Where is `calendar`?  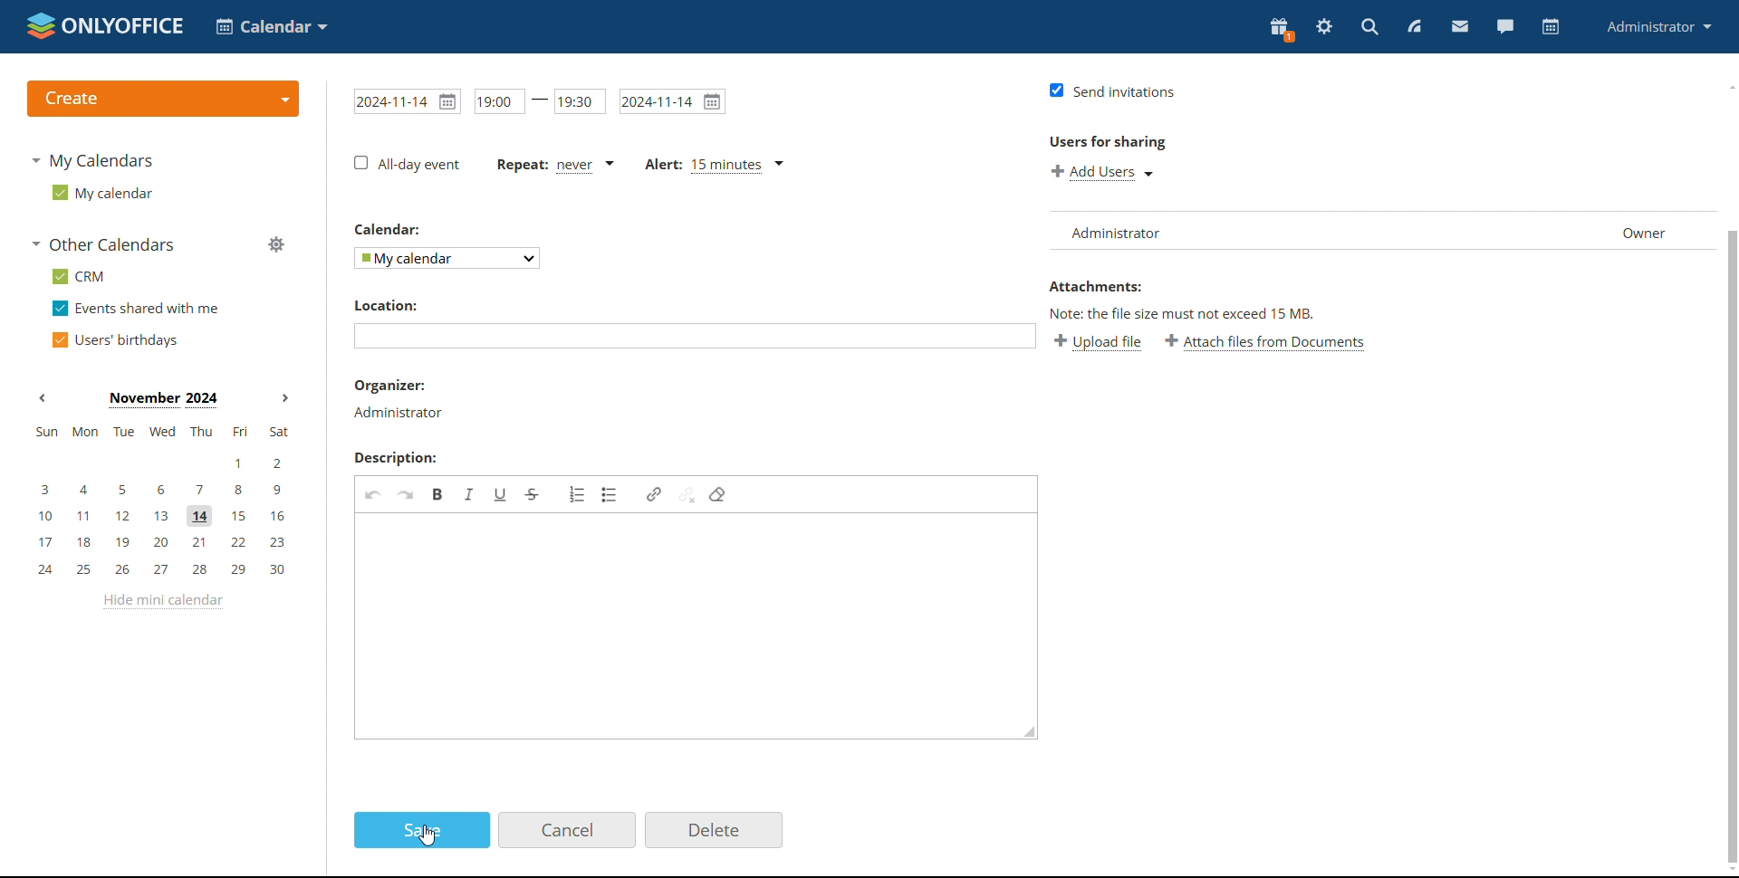
calendar is located at coordinates (1549, 28).